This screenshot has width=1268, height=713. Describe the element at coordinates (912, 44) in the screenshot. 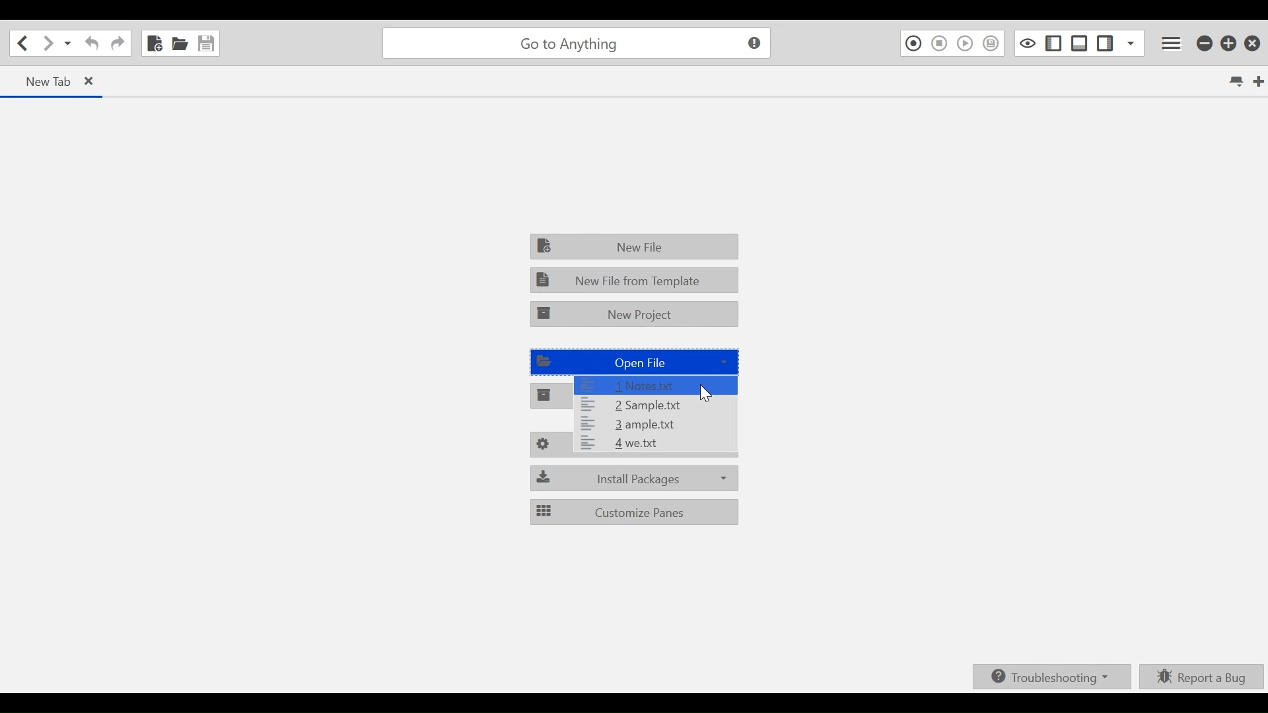

I see `Recording Macro` at that location.